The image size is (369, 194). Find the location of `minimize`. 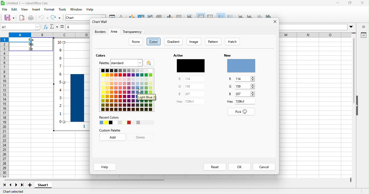

minimize is located at coordinates (338, 3).